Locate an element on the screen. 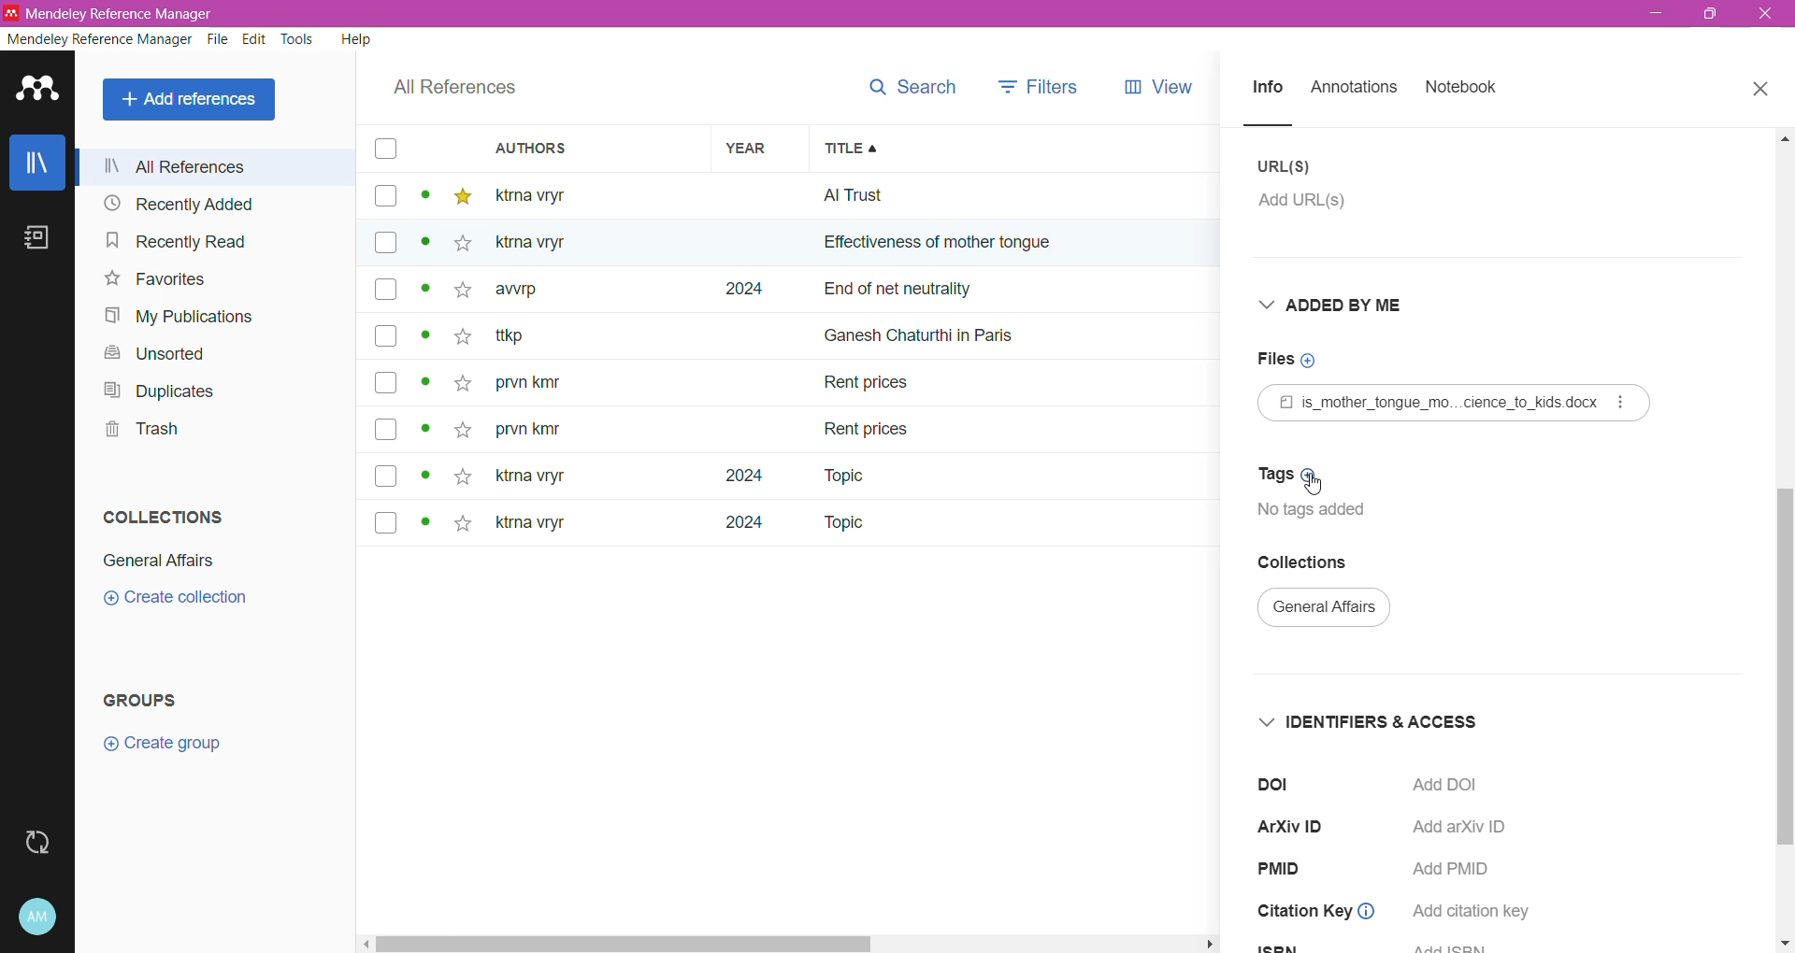  ktna vryt  is located at coordinates (526, 477).